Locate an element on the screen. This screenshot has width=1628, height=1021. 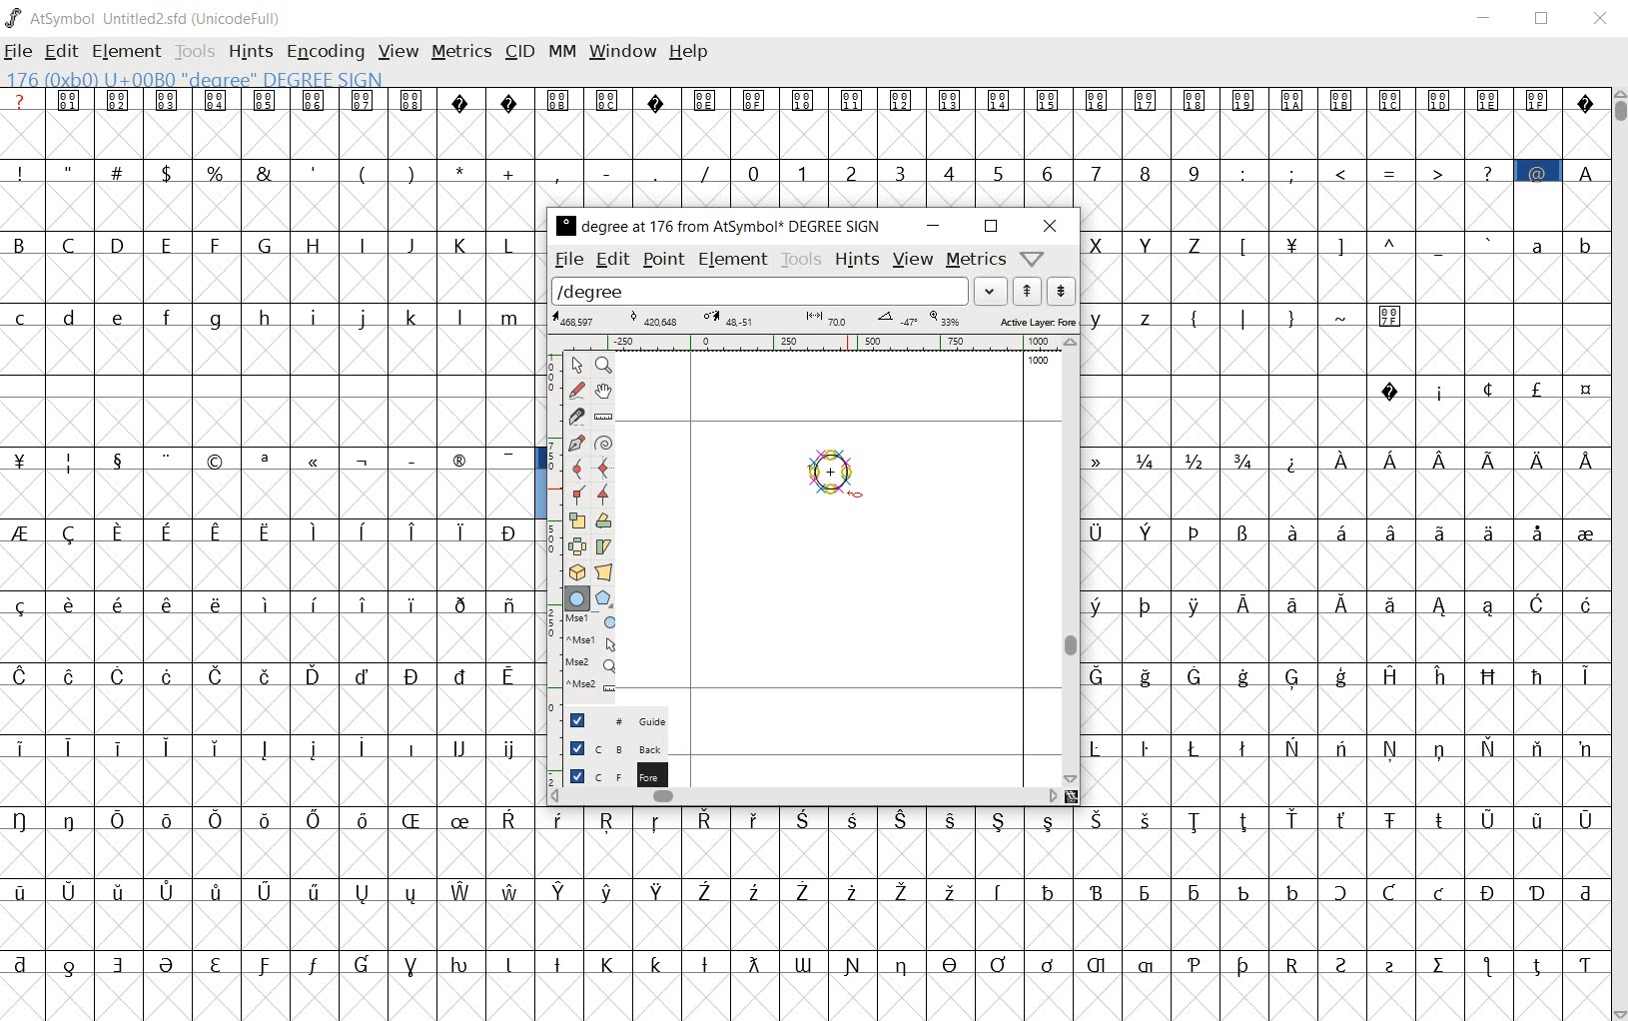
 is located at coordinates (270, 601).